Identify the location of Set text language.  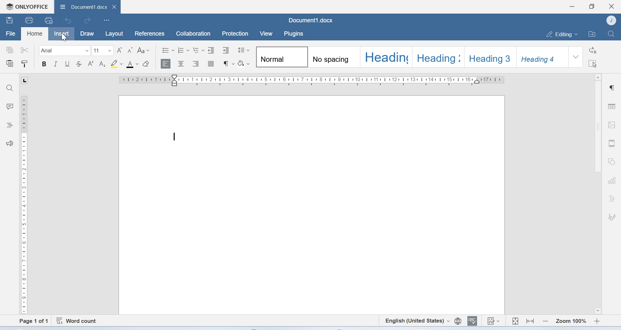
(417, 321).